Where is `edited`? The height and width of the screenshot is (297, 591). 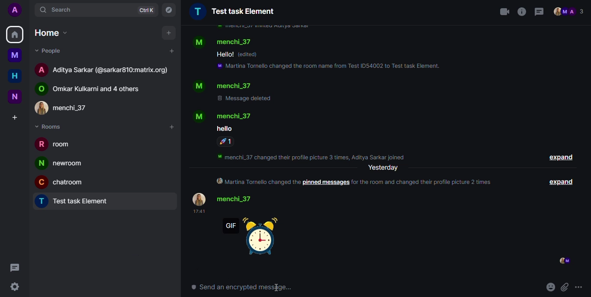 edited is located at coordinates (250, 54).